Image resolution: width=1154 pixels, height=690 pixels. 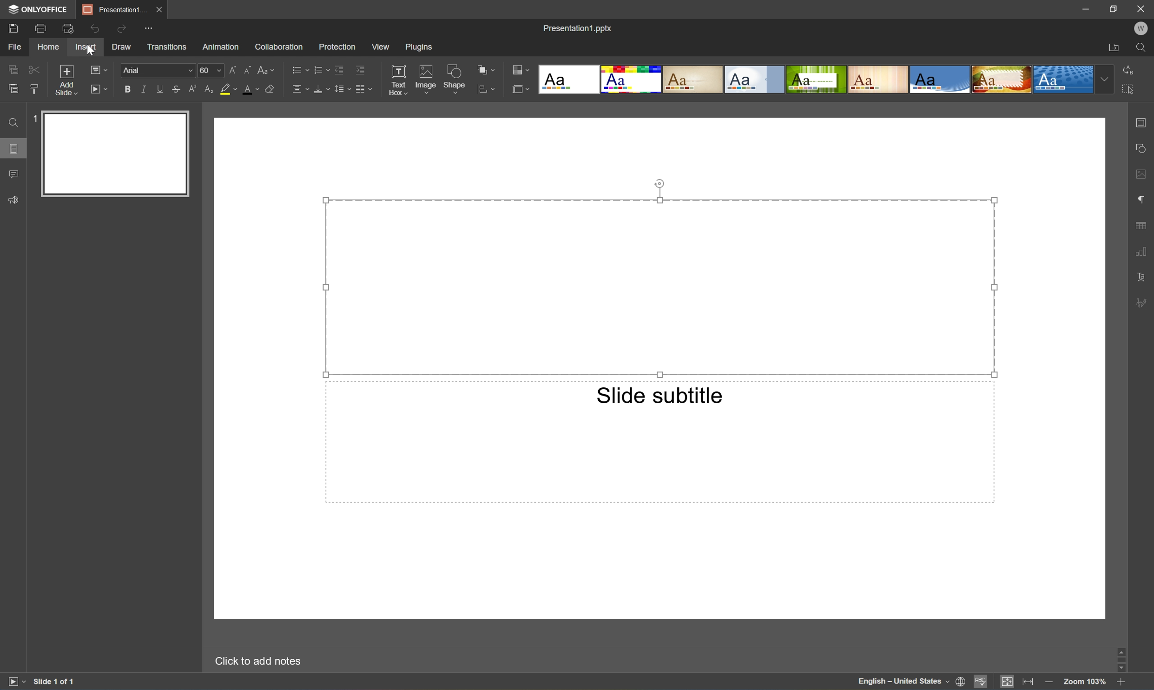 What do you see at coordinates (12, 200) in the screenshot?
I see `Feedback & Support` at bounding box center [12, 200].